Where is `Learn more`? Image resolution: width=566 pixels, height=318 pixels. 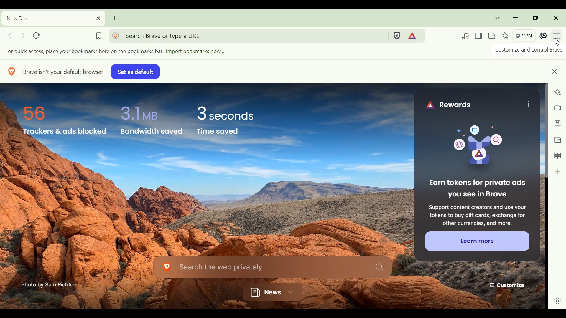
Learn more is located at coordinates (477, 241).